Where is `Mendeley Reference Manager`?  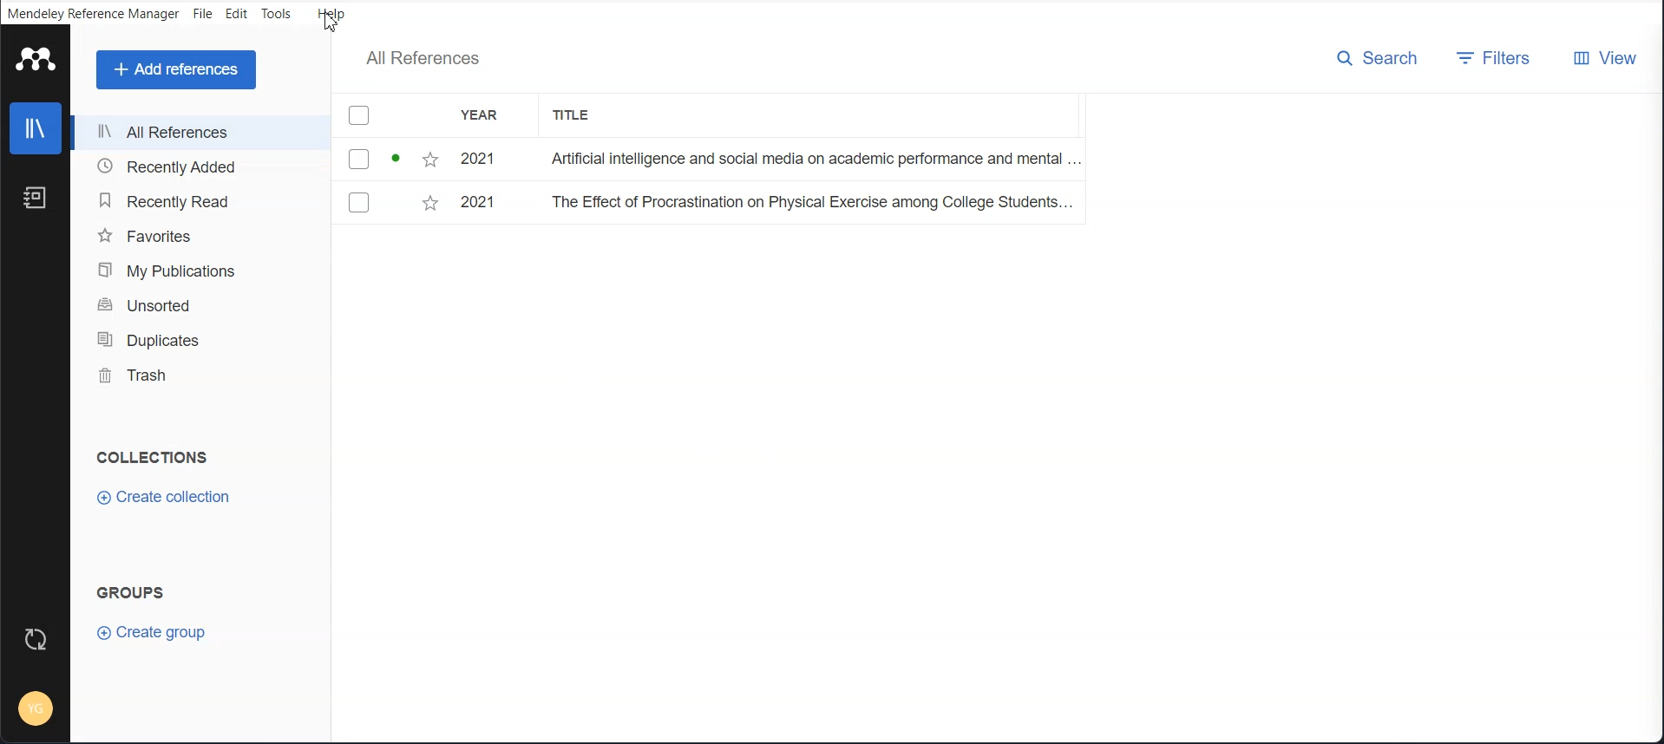
Mendeley Reference Manager is located at coordinates (94, 14).